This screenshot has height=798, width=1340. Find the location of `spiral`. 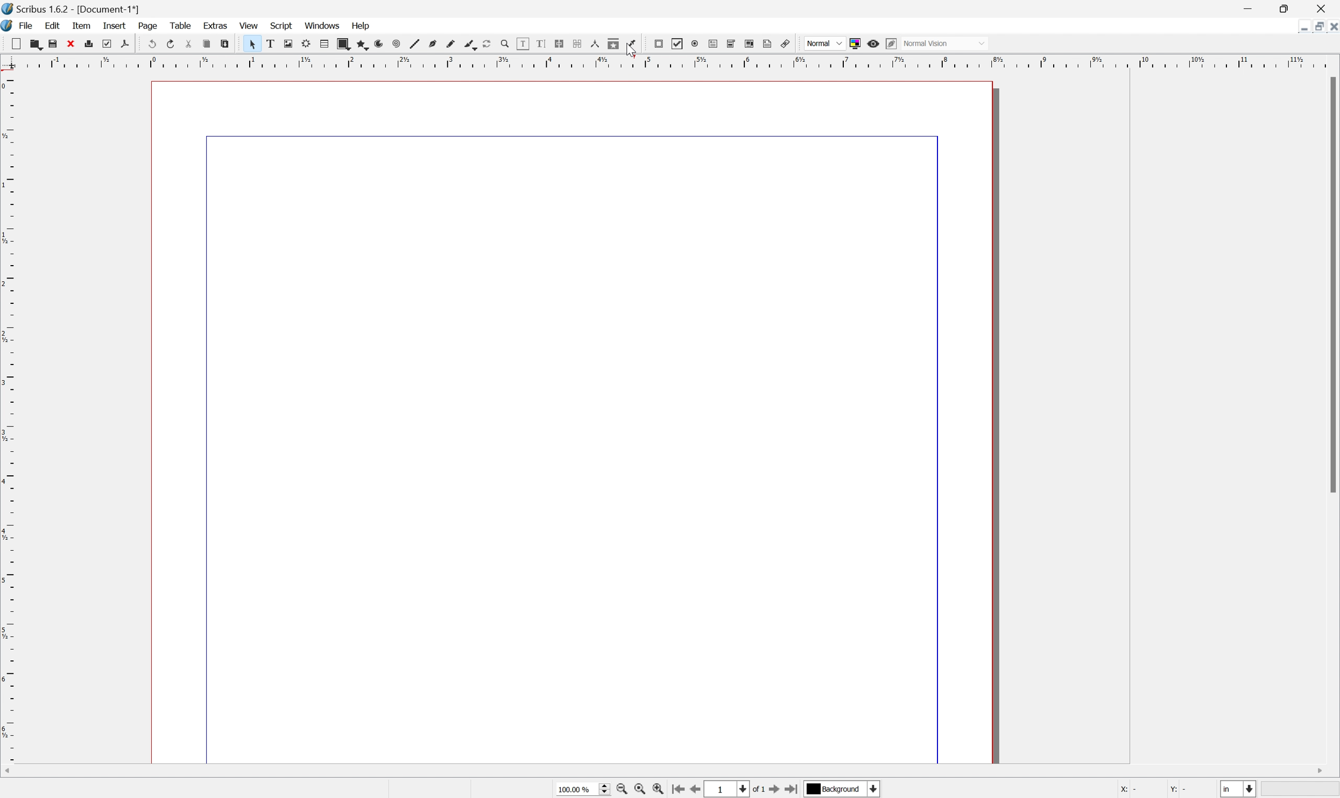

spiral is located at coordinates (393, 44).